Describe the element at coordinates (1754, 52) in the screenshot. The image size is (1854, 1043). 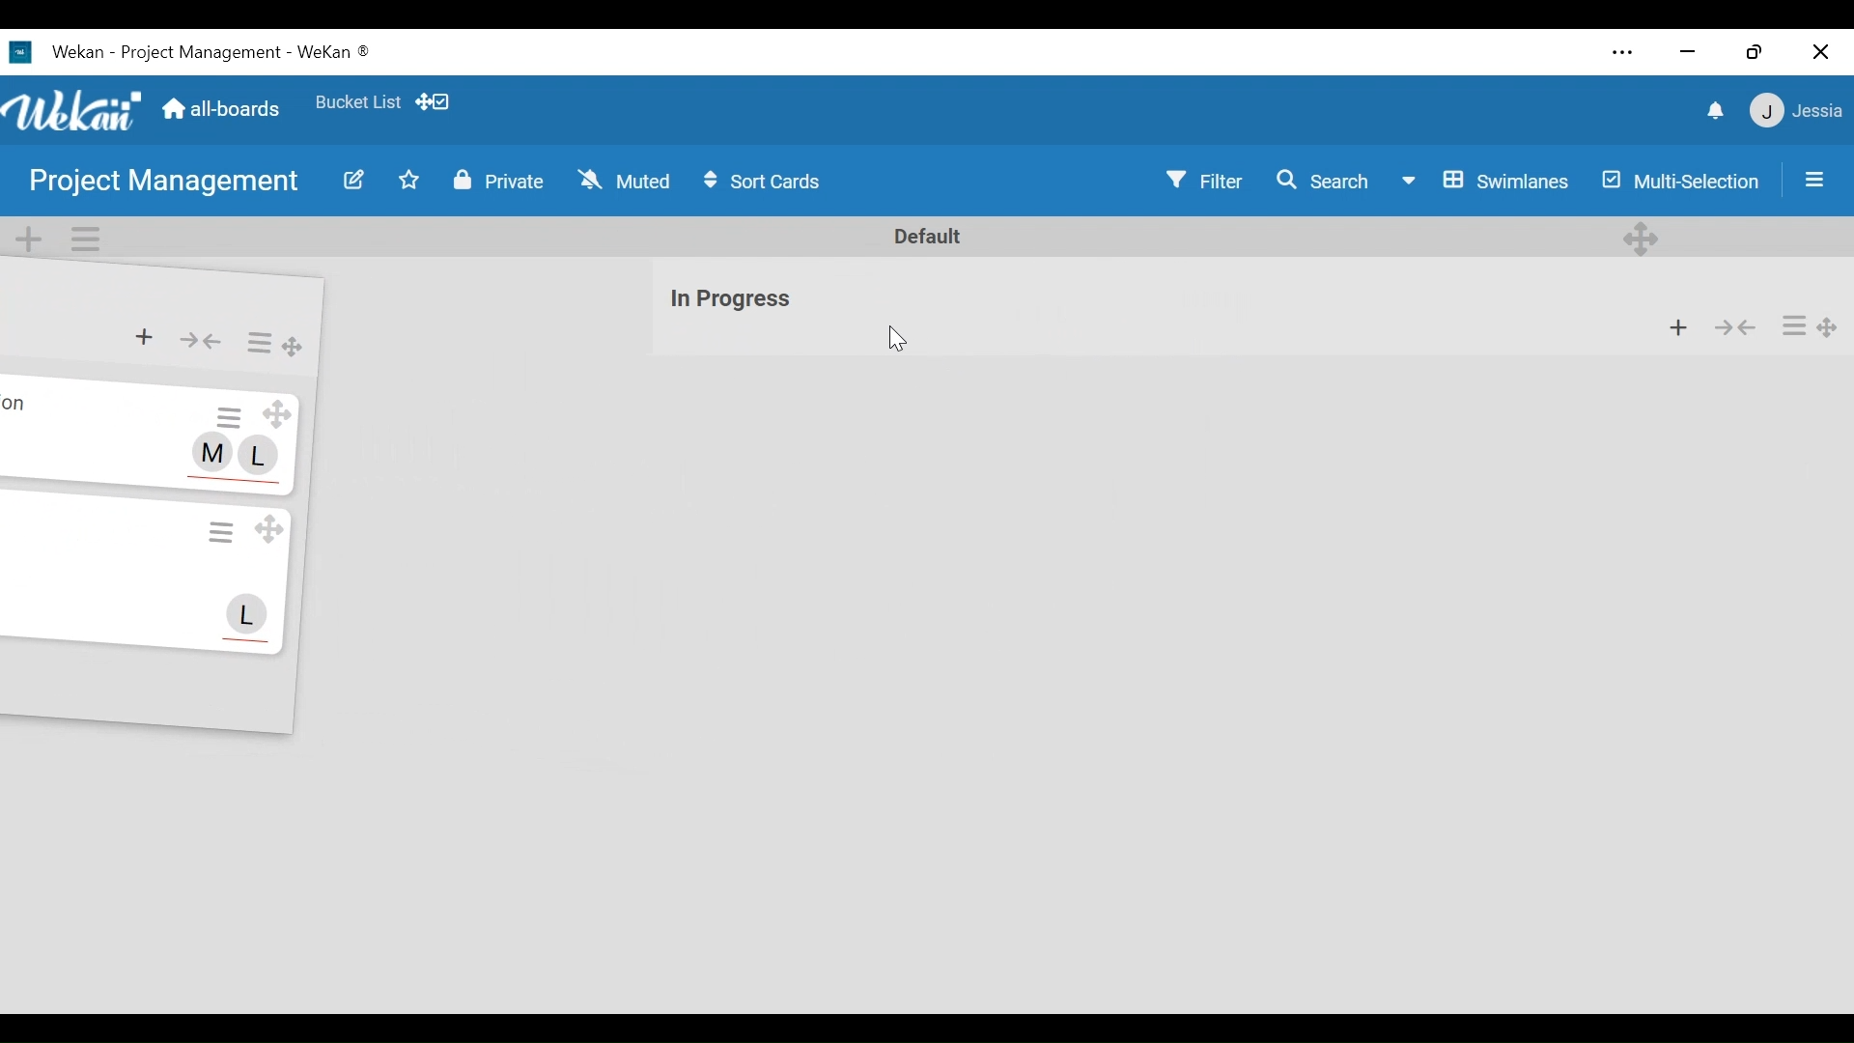
I see `restore` at that location.